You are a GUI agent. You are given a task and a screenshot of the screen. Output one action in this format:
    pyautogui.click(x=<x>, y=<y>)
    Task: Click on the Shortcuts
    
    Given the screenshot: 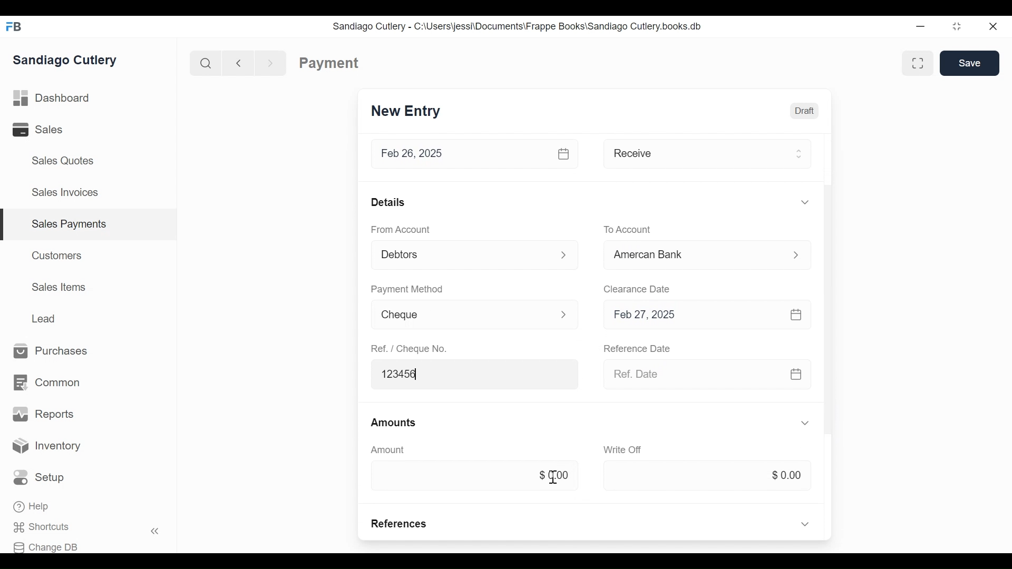 What is the action you would take?
    pyautogui.click(x=48, y=527)
    